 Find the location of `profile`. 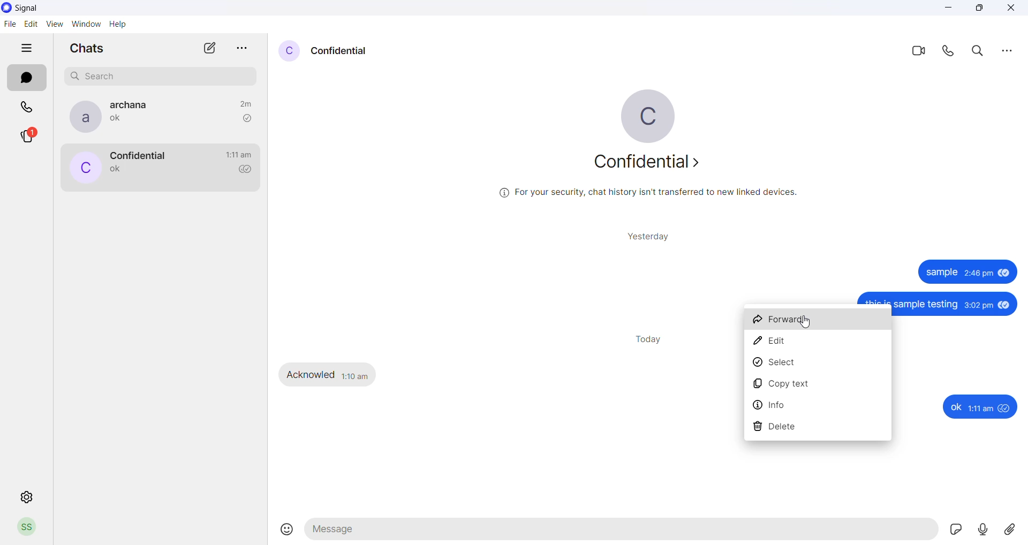

profile is located at coordinates (26, 528).